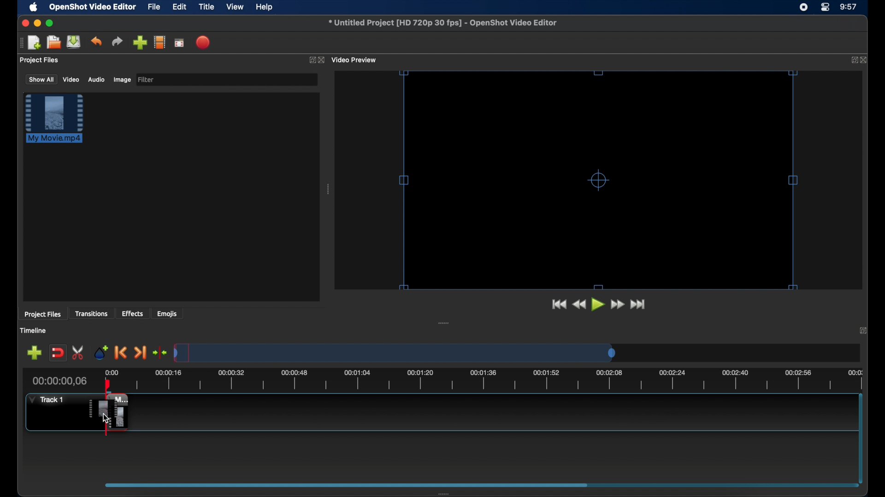  Describe the element at coordinates (496, 381) in the screenshot. I see `timeline scale` at that location.